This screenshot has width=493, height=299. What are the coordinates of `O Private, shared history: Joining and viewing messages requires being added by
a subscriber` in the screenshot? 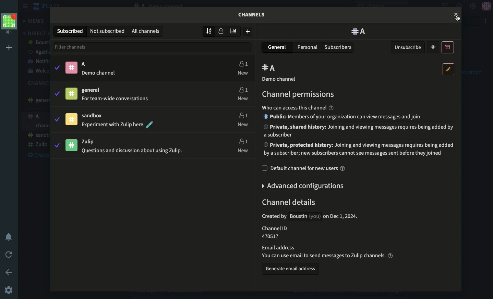 It's located at (359, 130).